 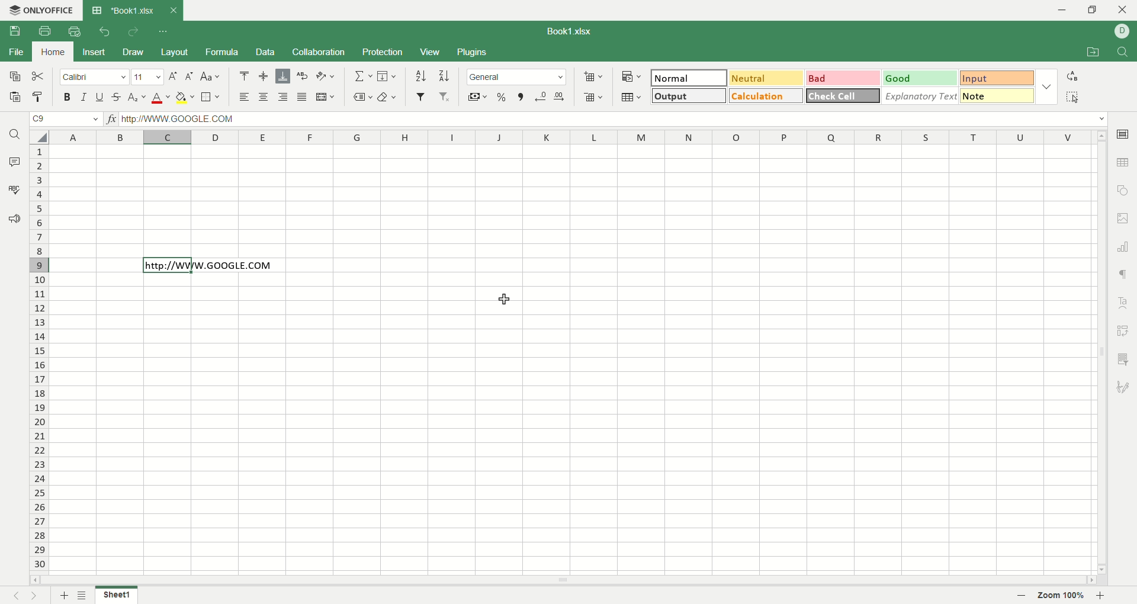 I want to click on strikethrough, so click(x=115, y=98).